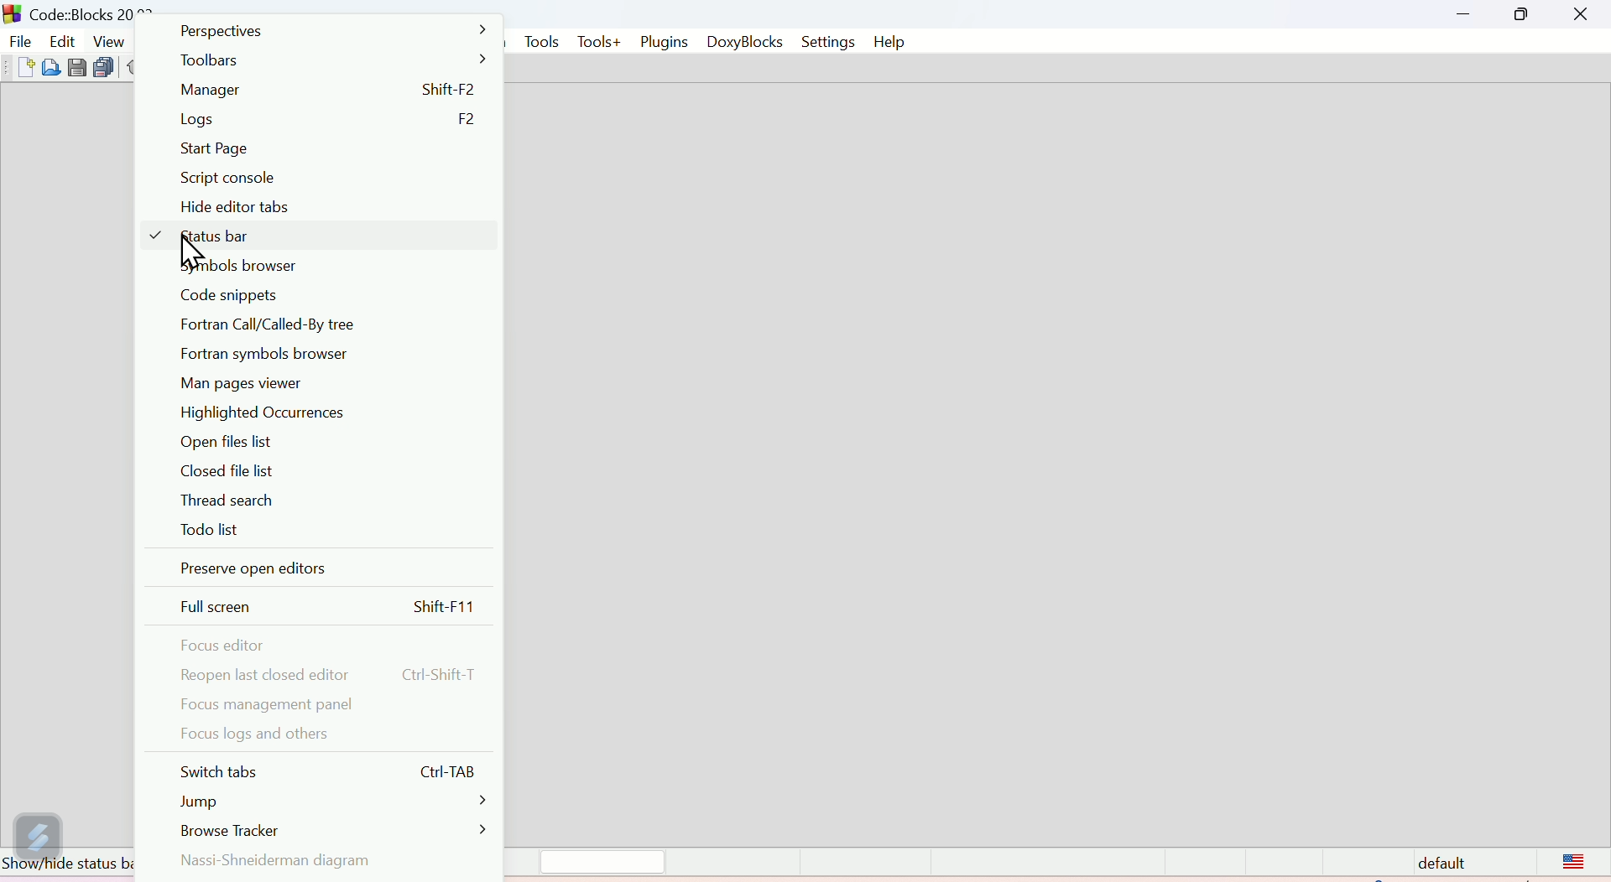  Describe the element at coordinates (265, 703) in the screenshot. I see `Focus management panel` at that location.